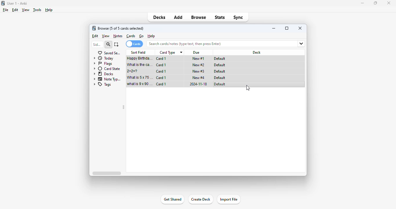 The image size is (396, 209). What do you see at coordinates (139, 59) in the screenshot?
I see `happy birthday song!!!.mp3` at bounding box center [139, 59].